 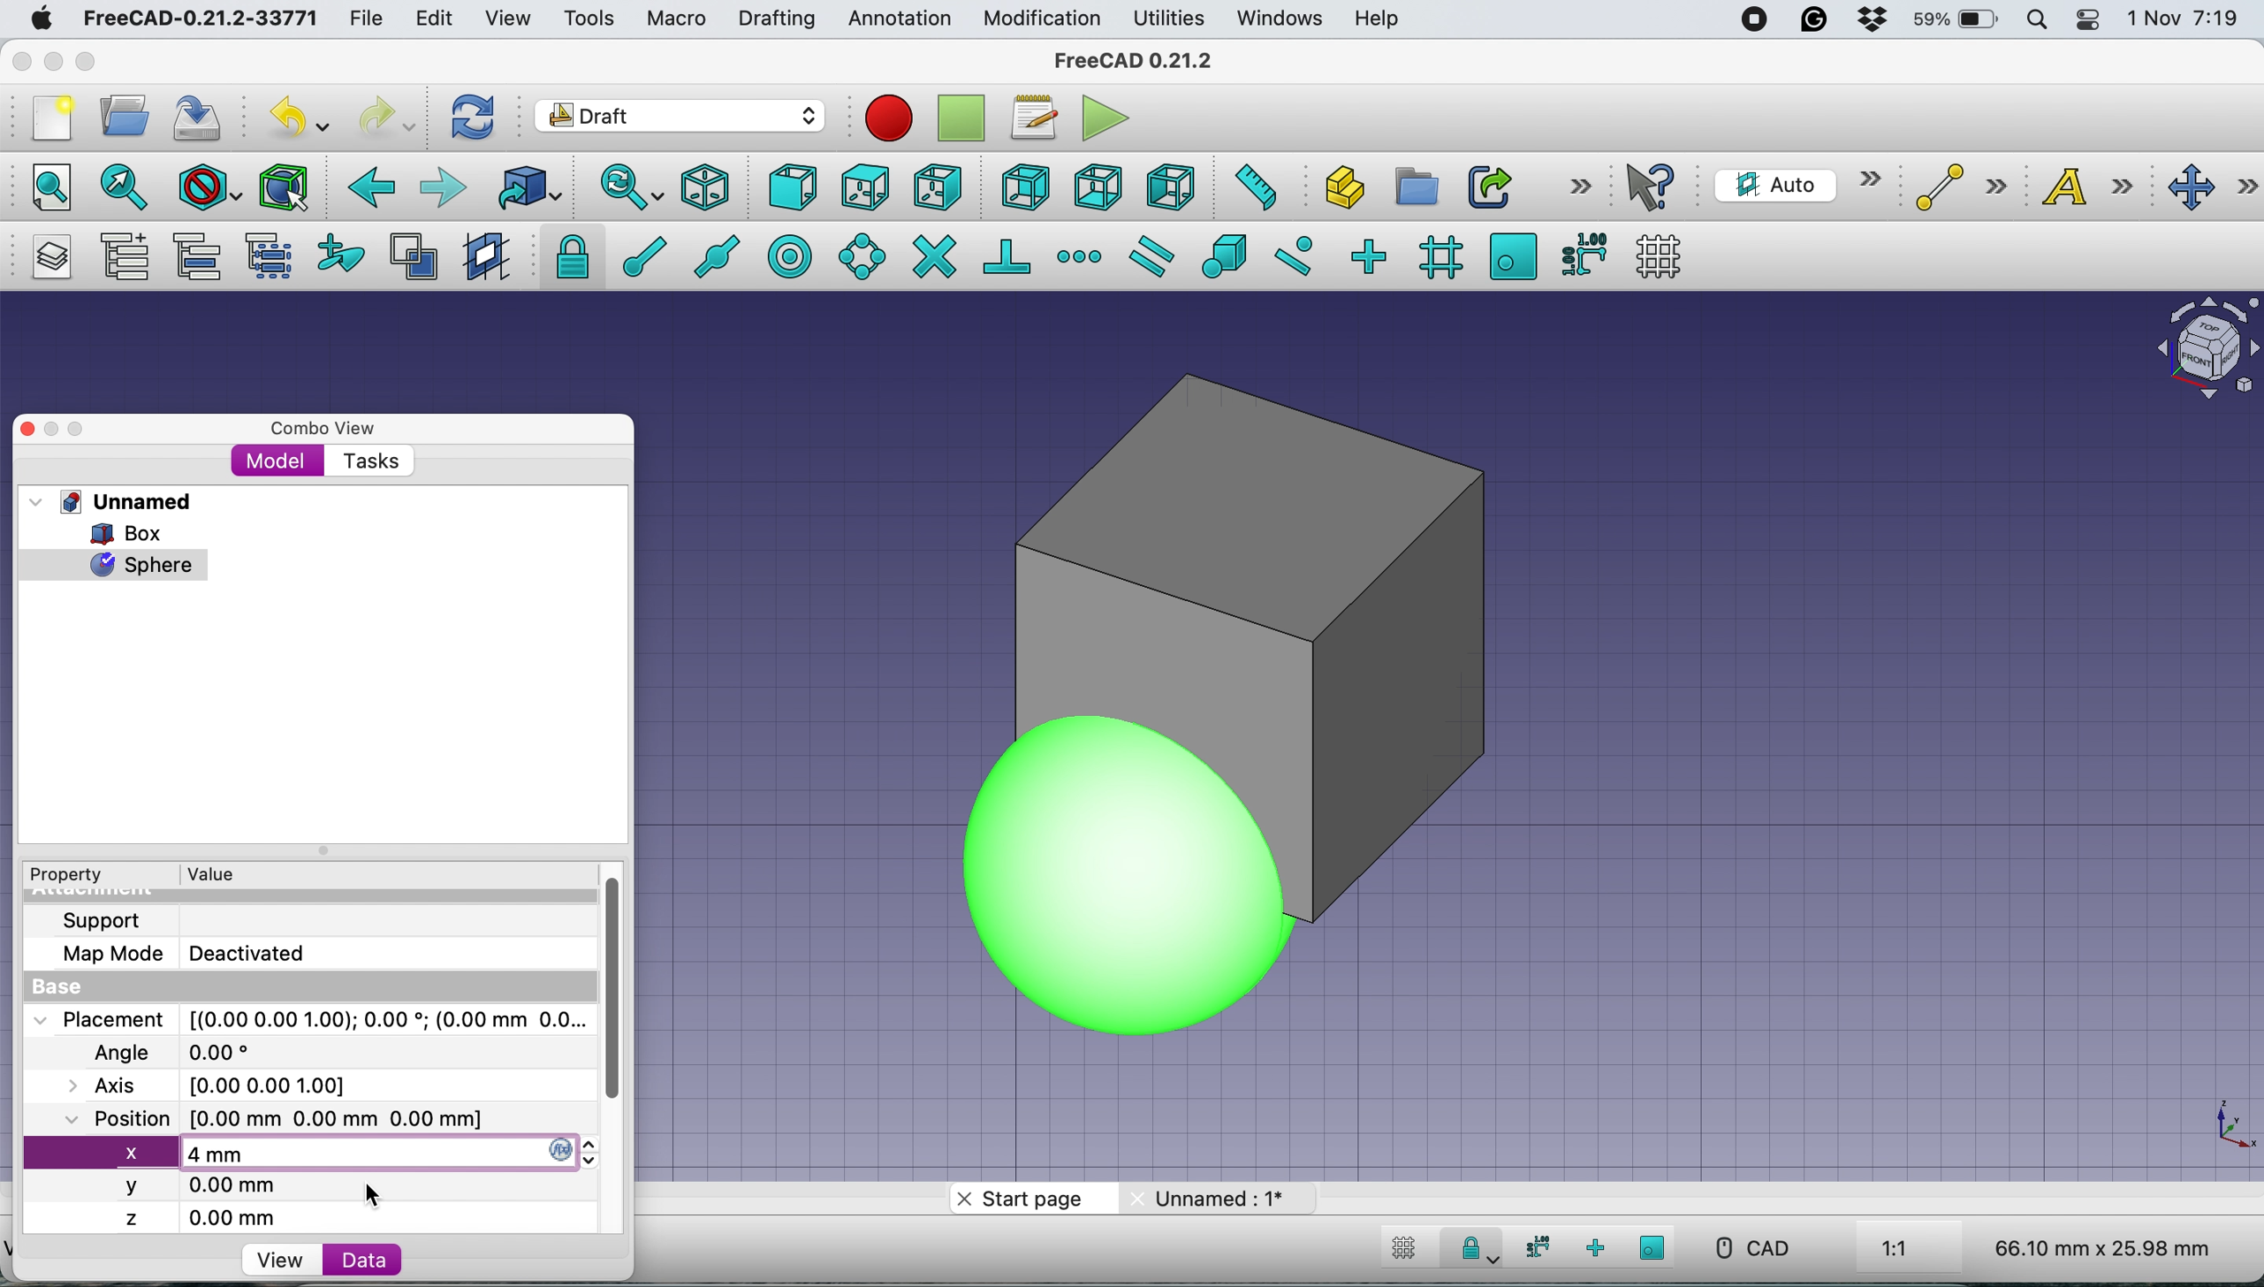 I want to click on new, so click(x=47, y=118).